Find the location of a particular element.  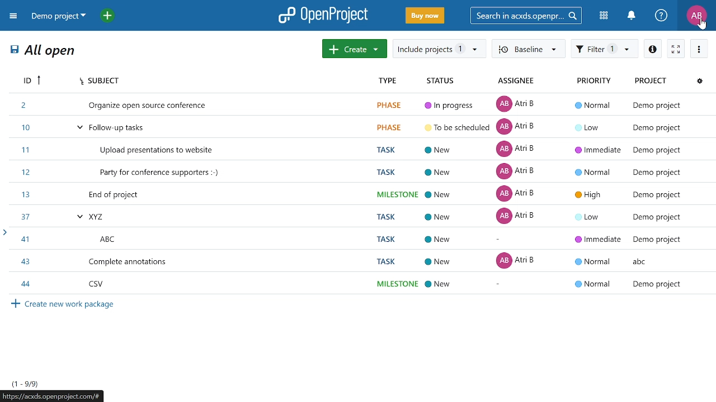

info is located at coordinates (653, 48).